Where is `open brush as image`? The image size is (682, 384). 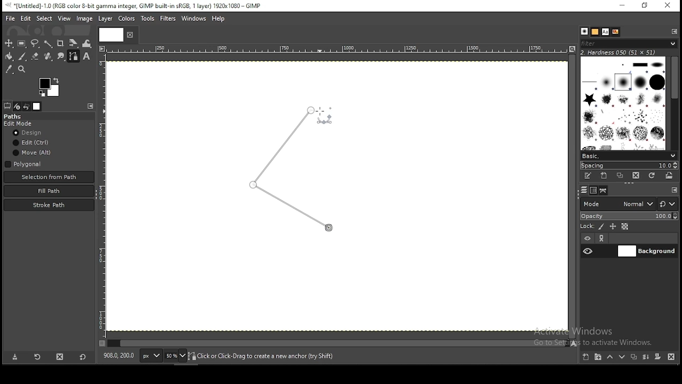
open brush as image is located at coordinates (669, 177).